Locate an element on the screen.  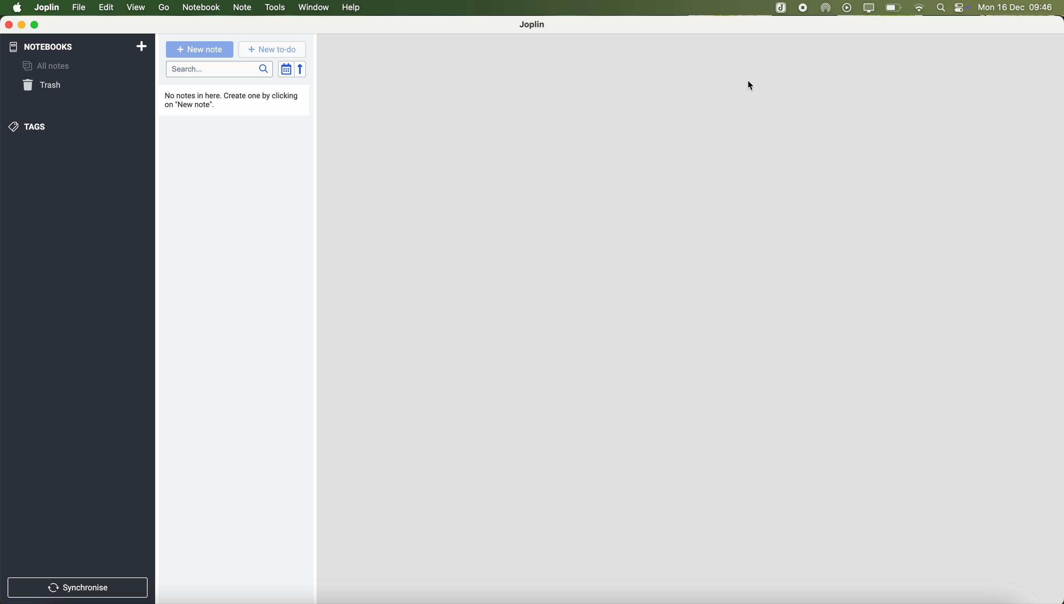
No notes in here. Create one by clicking
on "New note". is located at coordinates (231, 98).